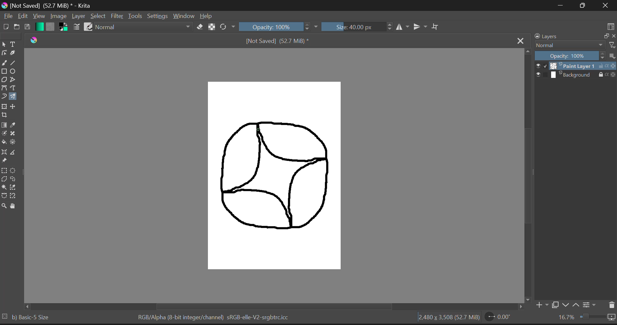 Image resolution: width=617 pixels, height=325 pixels. Describe the element at coordinates (403, 27) in the screenshot. I see `Vertical Mirror Flip` at that location.